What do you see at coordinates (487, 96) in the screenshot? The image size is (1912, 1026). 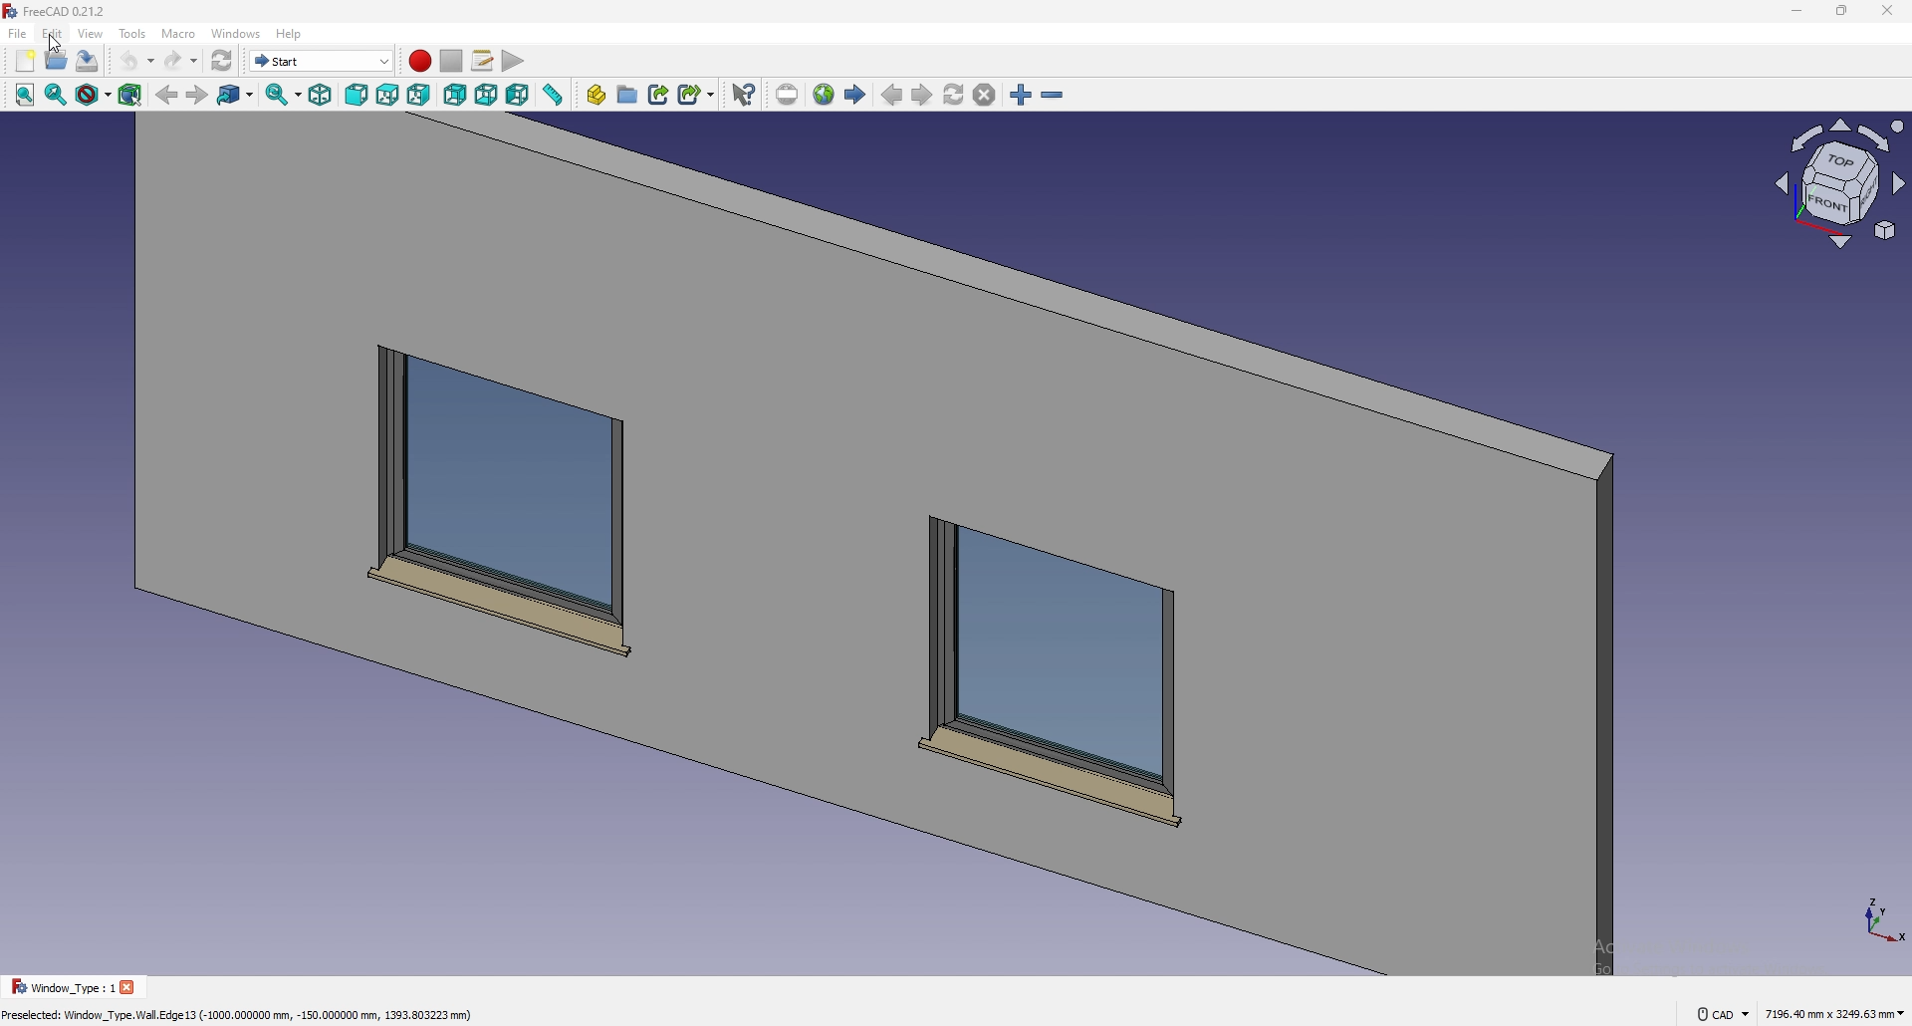 I see `bottom` at bounding box center [487, 96].